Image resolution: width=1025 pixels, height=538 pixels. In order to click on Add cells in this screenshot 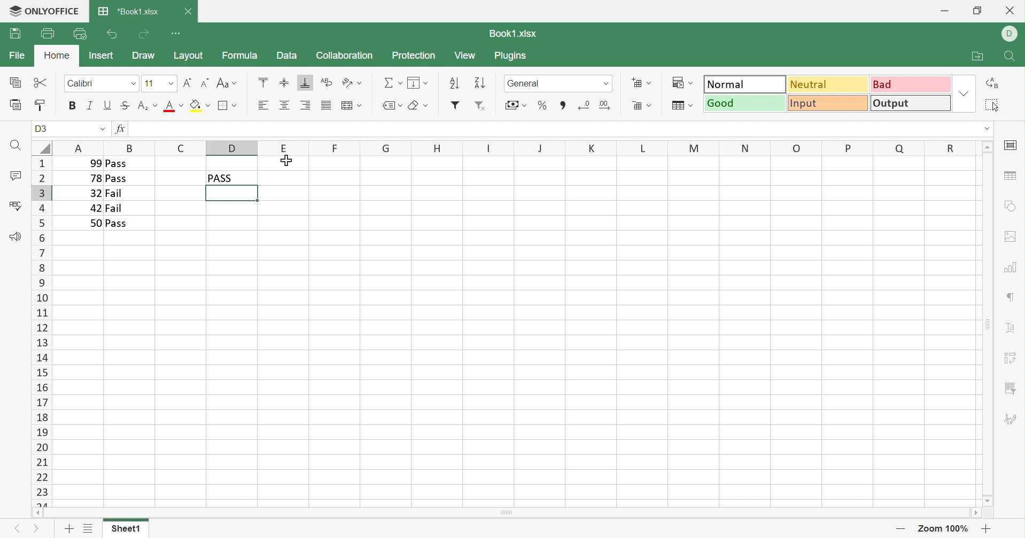, I will do `click(642, 83)`.